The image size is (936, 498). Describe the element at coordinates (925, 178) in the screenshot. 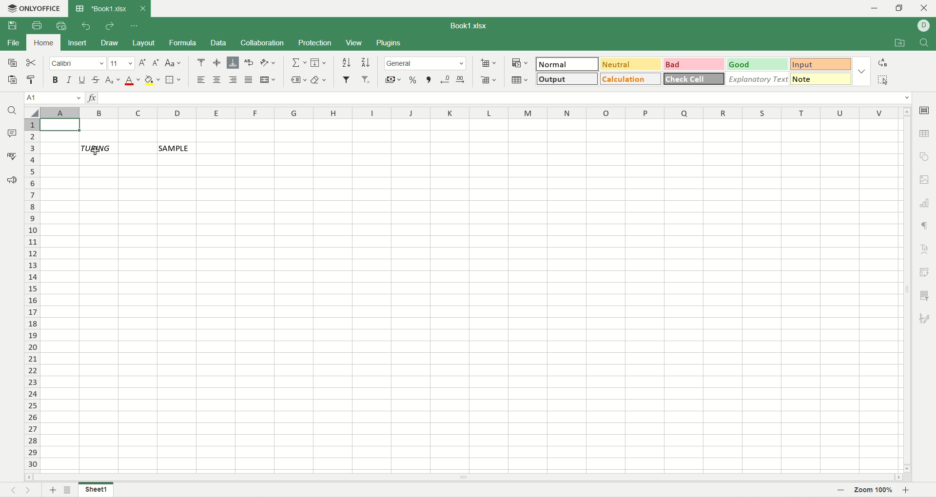

I see `image settings` at that location.